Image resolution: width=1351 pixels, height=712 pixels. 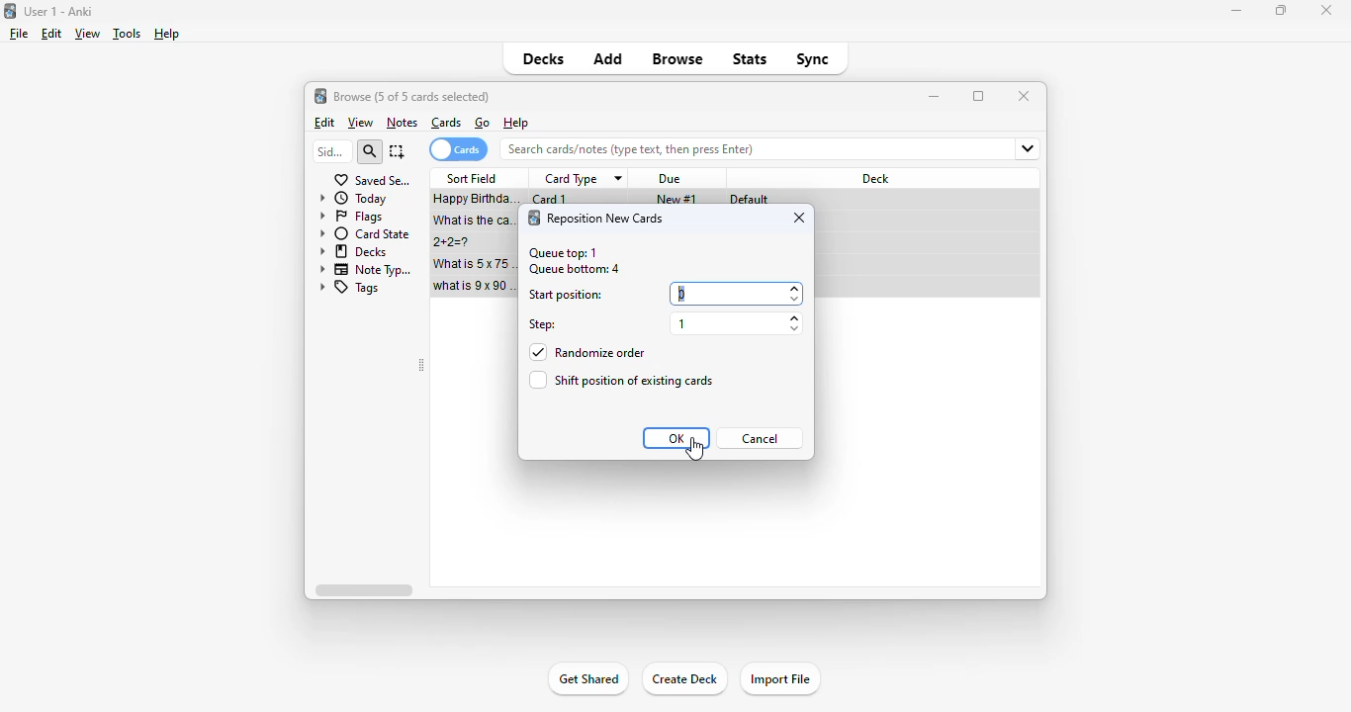 I want to click on logo, so click(x=319, y=96).